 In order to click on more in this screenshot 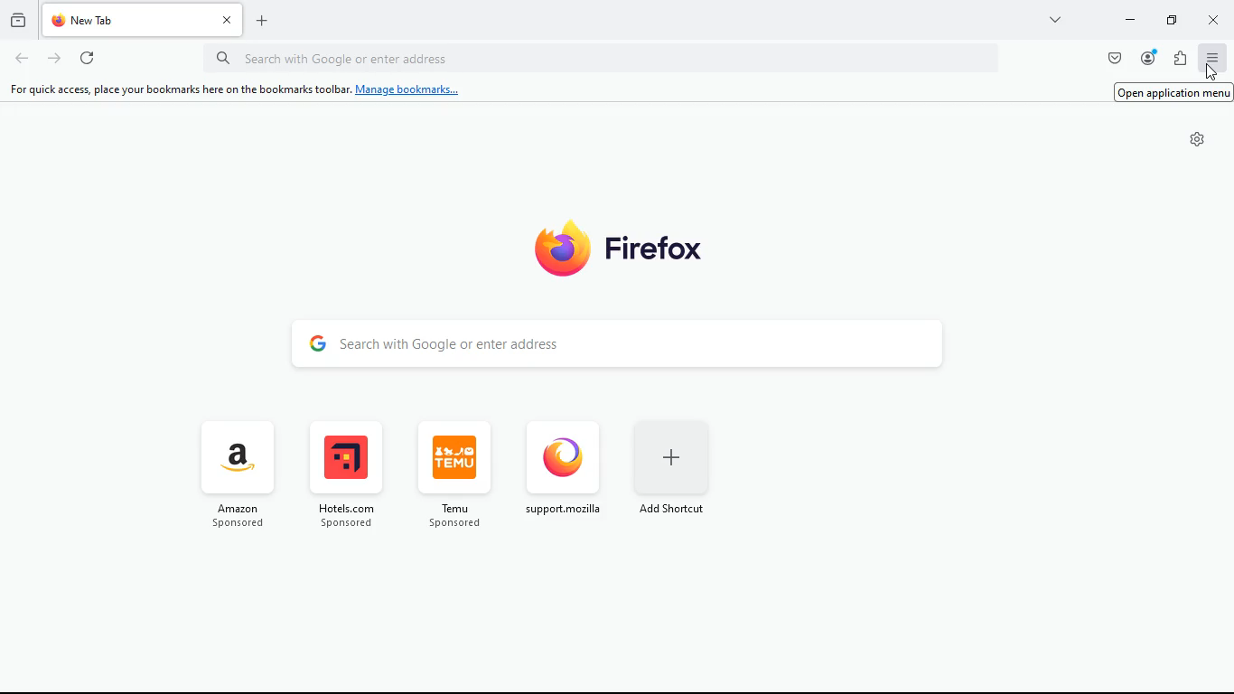, I will do `click(1056, 22)`.